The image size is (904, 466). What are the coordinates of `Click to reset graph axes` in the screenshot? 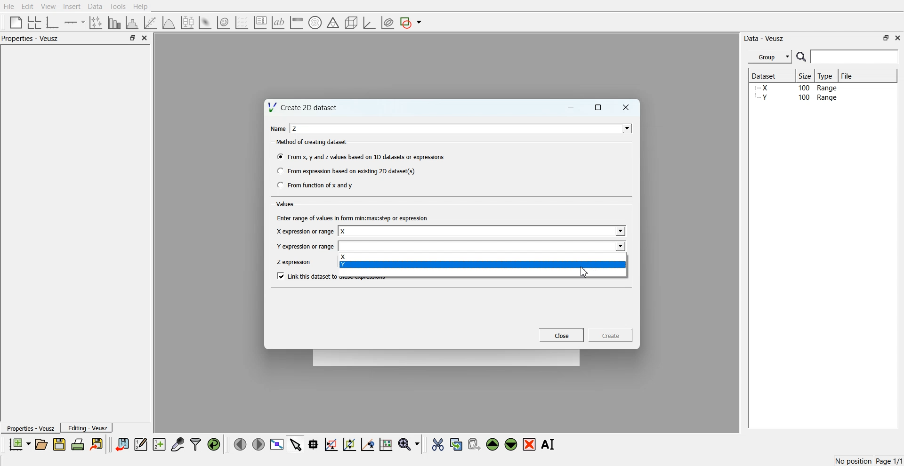 It's located at (386, 443).